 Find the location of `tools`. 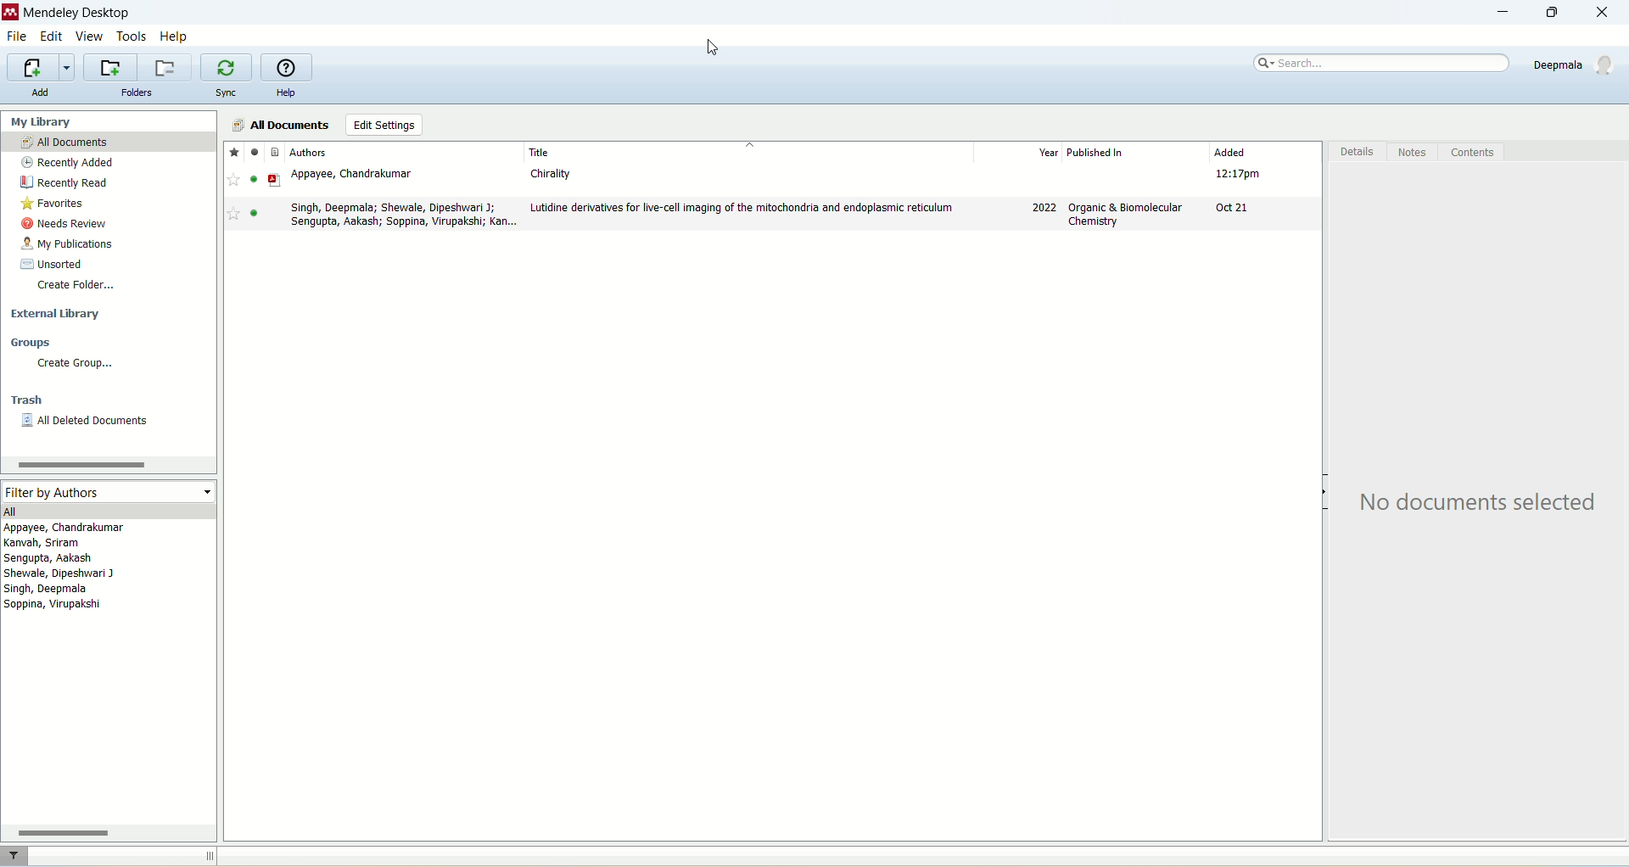

tools is located at coordinates (133, 36).